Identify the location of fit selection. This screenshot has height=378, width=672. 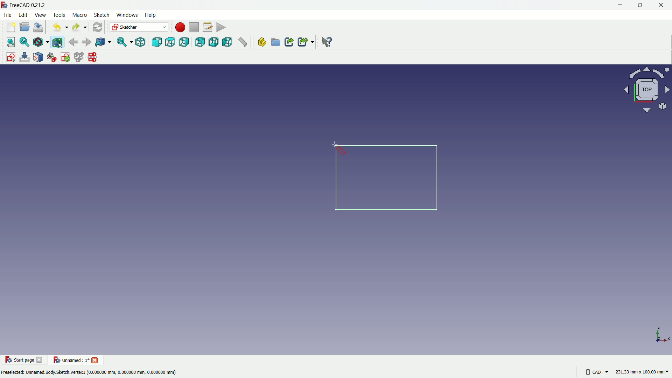
(24, 42).